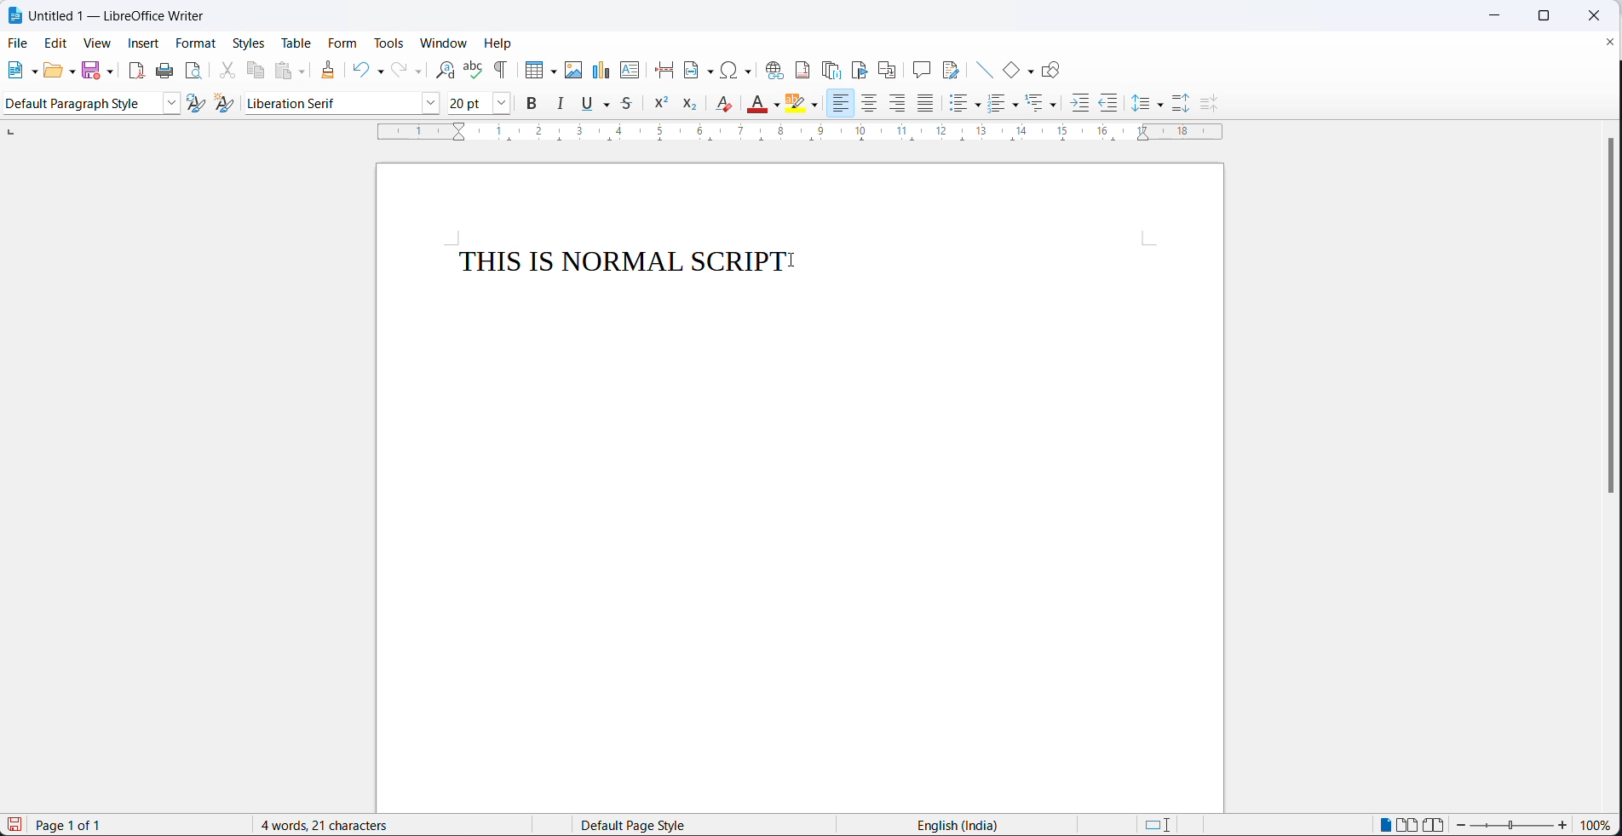 The image size is (1622, 836). I want to click on print, so click(164, 72).